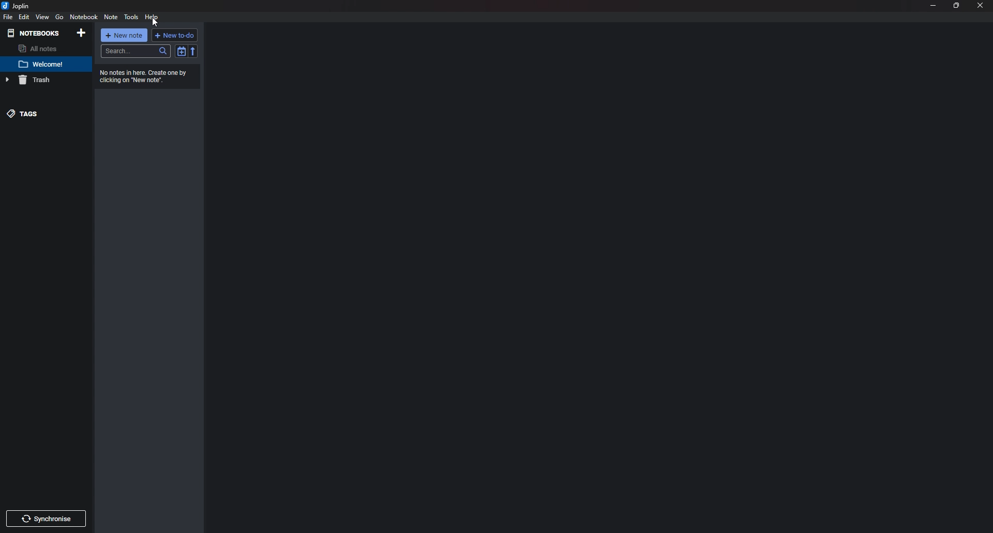 This screenshot has width=993, height=533. What do you see at coordinates (124, 35) in the screenshot?
I see `New note` at bounding box center [124, 35].